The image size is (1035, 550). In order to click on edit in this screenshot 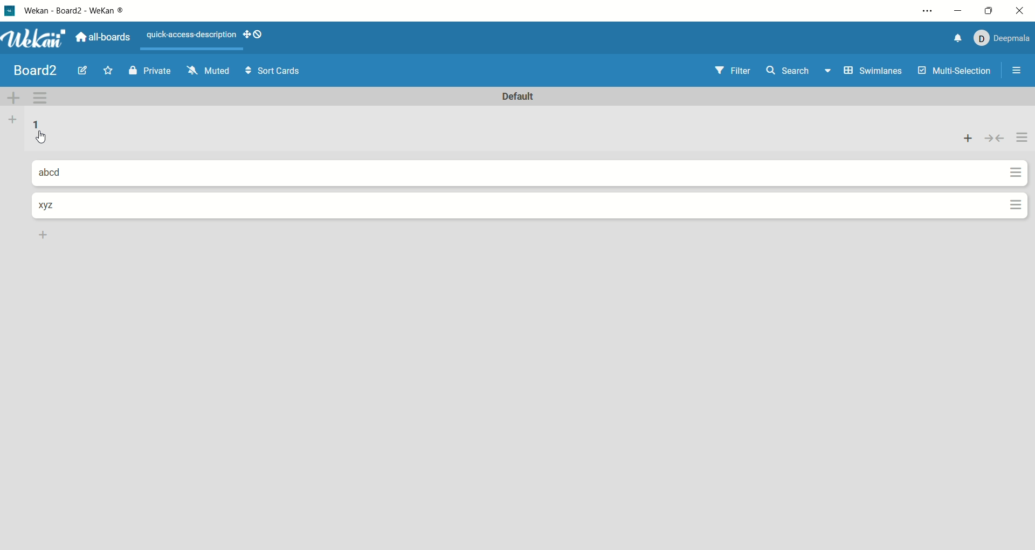, I will do `click(83, 72)`.